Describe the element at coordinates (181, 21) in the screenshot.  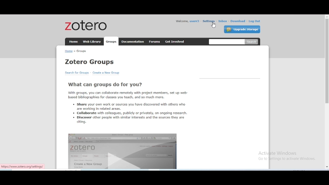
I see `welcome` at that location.